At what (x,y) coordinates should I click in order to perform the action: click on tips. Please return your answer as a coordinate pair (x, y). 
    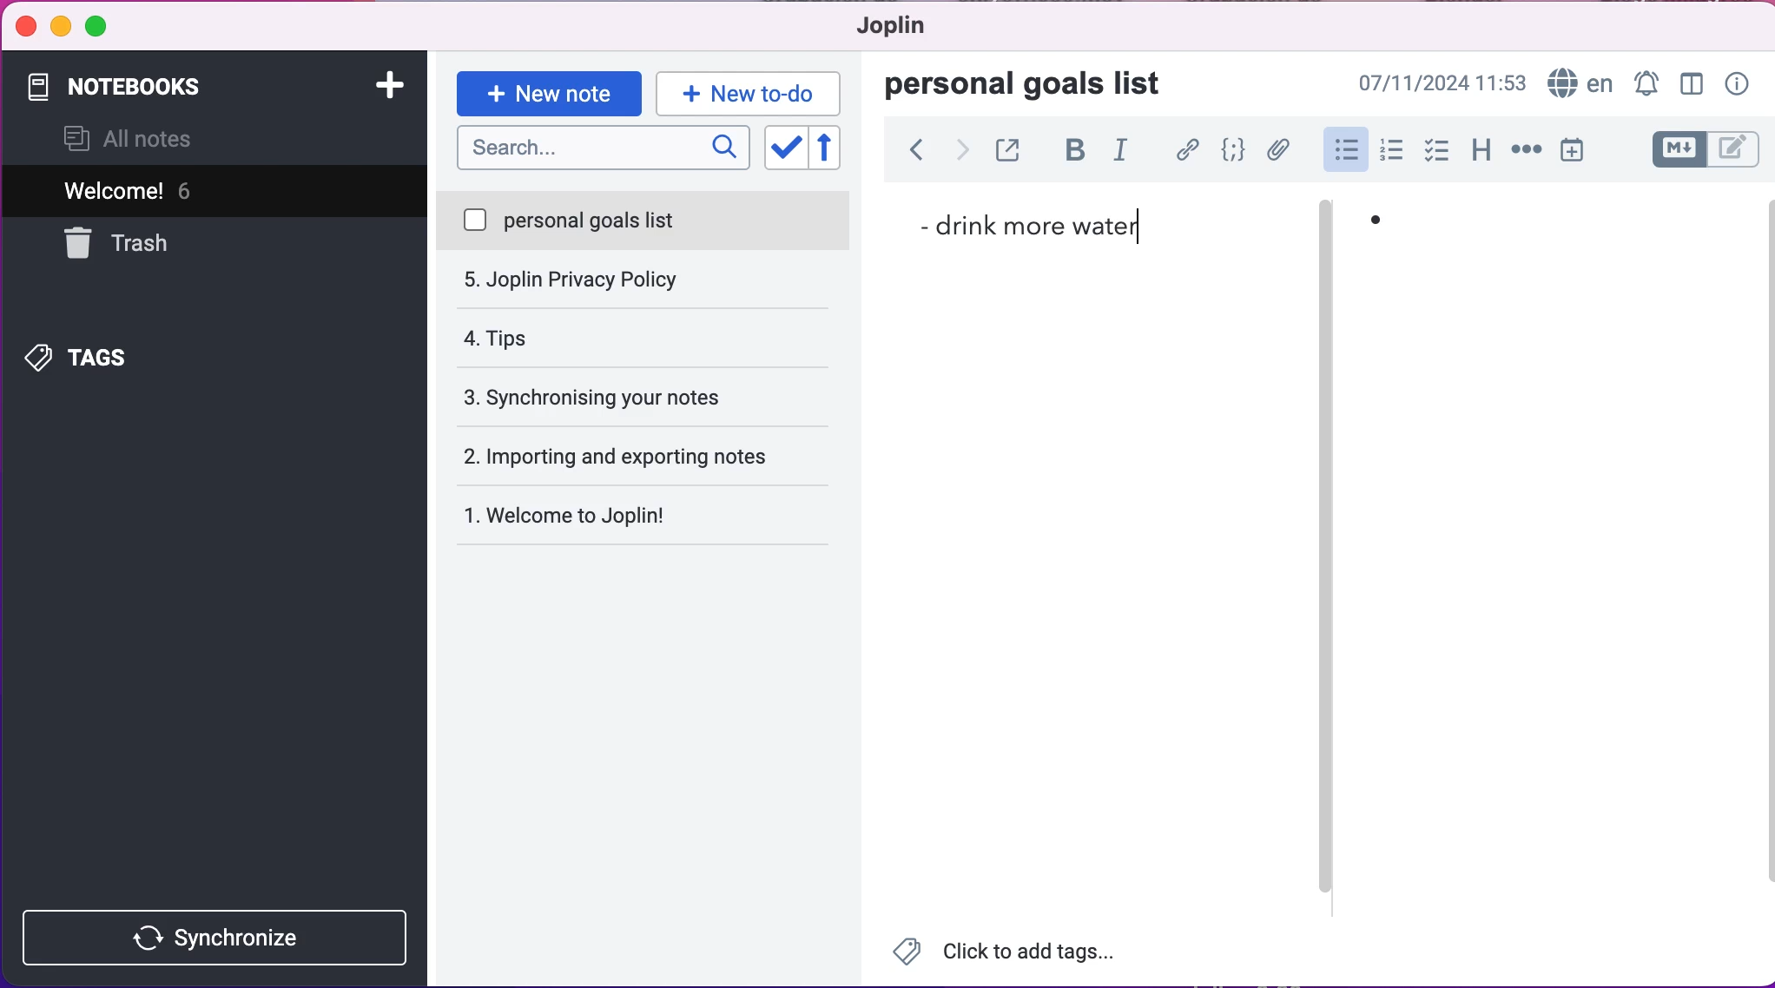
    Looking at the image, I should click on (641, 281).